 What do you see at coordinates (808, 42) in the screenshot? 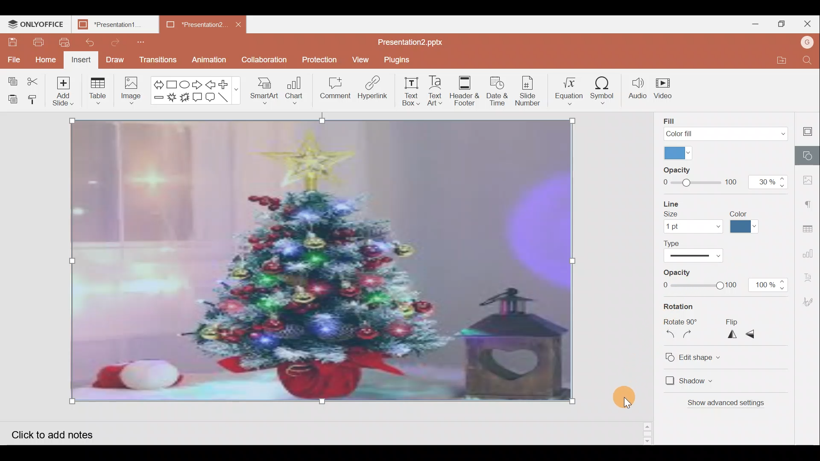
I see `Account name` at bounding box center [808, 42].